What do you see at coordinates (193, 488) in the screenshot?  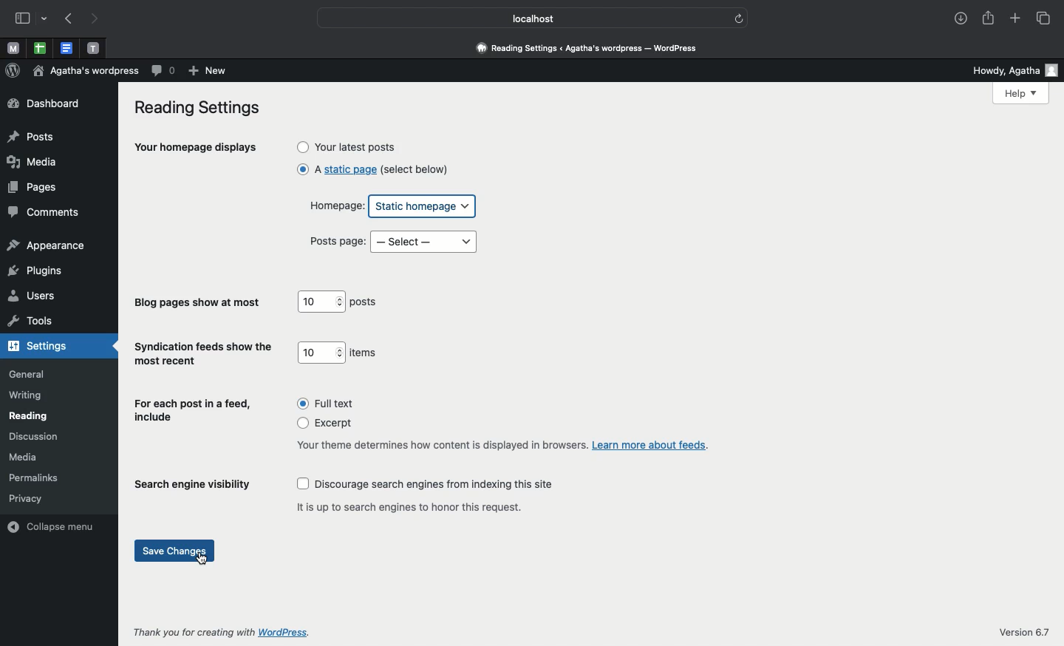 I see `Search engine visibility` at bounding box center [193, 488].